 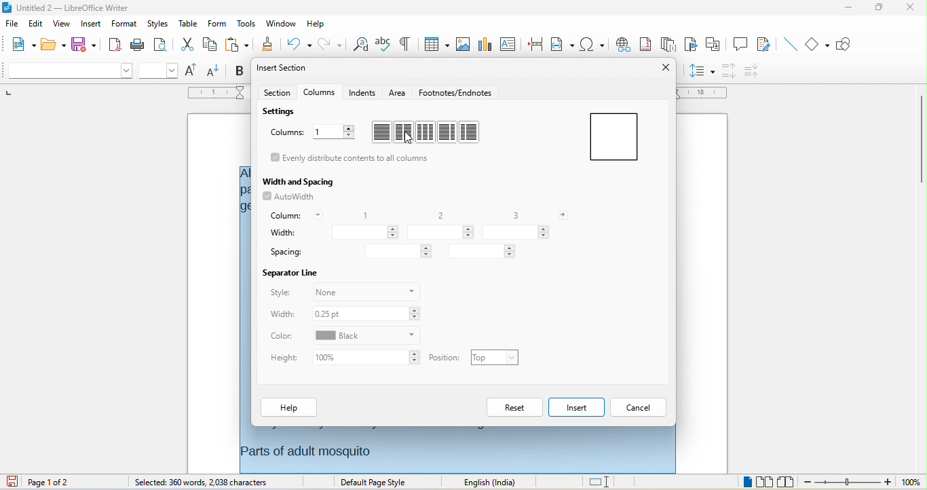 I want to click on table, so click(x=187, y=23).